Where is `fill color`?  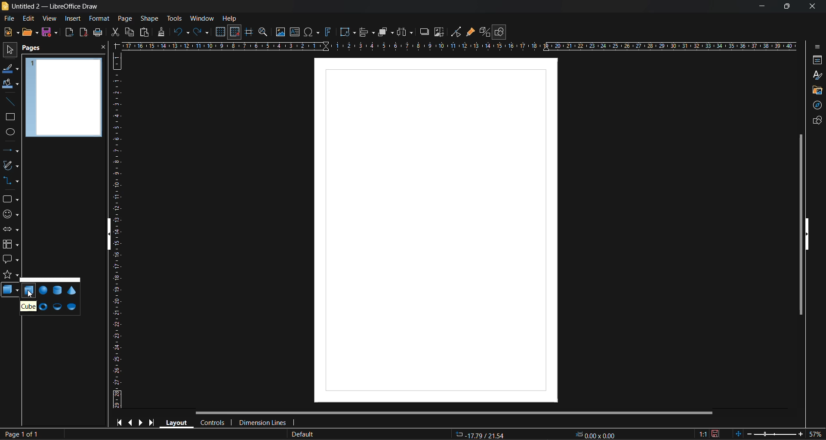
fill color is located at coordinates (10, 84).